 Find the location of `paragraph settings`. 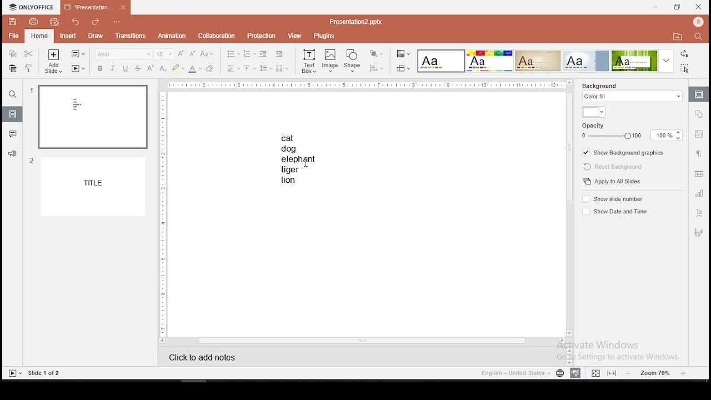

paragraph settings is located at coordinates (698, 153).